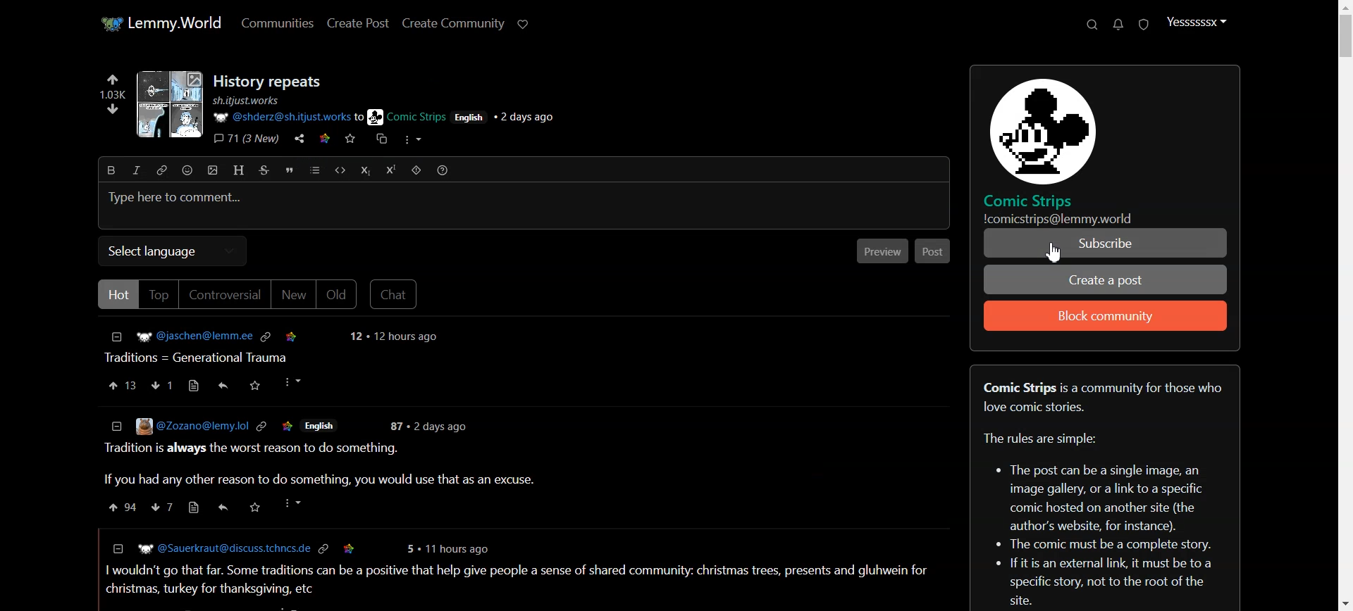  What do you see at coordinates (522, 24) in the screenshot?
I see `Support Lemmy` at bounding box center [522, 24].